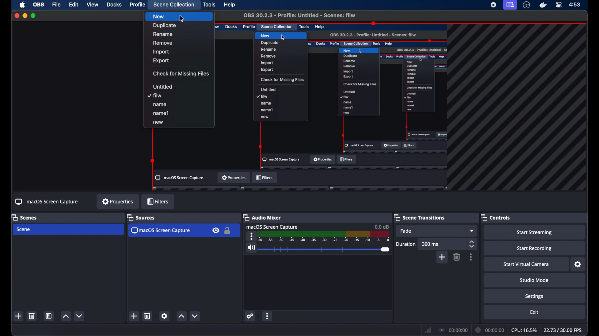 This screenshot has height=336, width=599. Describe the element at coordinates (25, 16) in the screenshot. I see `minimize` at that location.